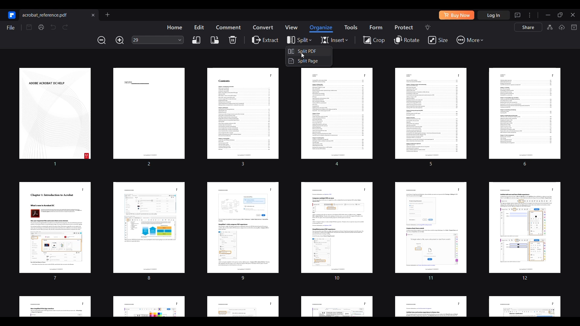 This screenshot has width=580, height=326. Describe the element at coordinates (351, 27) in the screenshot. I see `Tools` at that location.